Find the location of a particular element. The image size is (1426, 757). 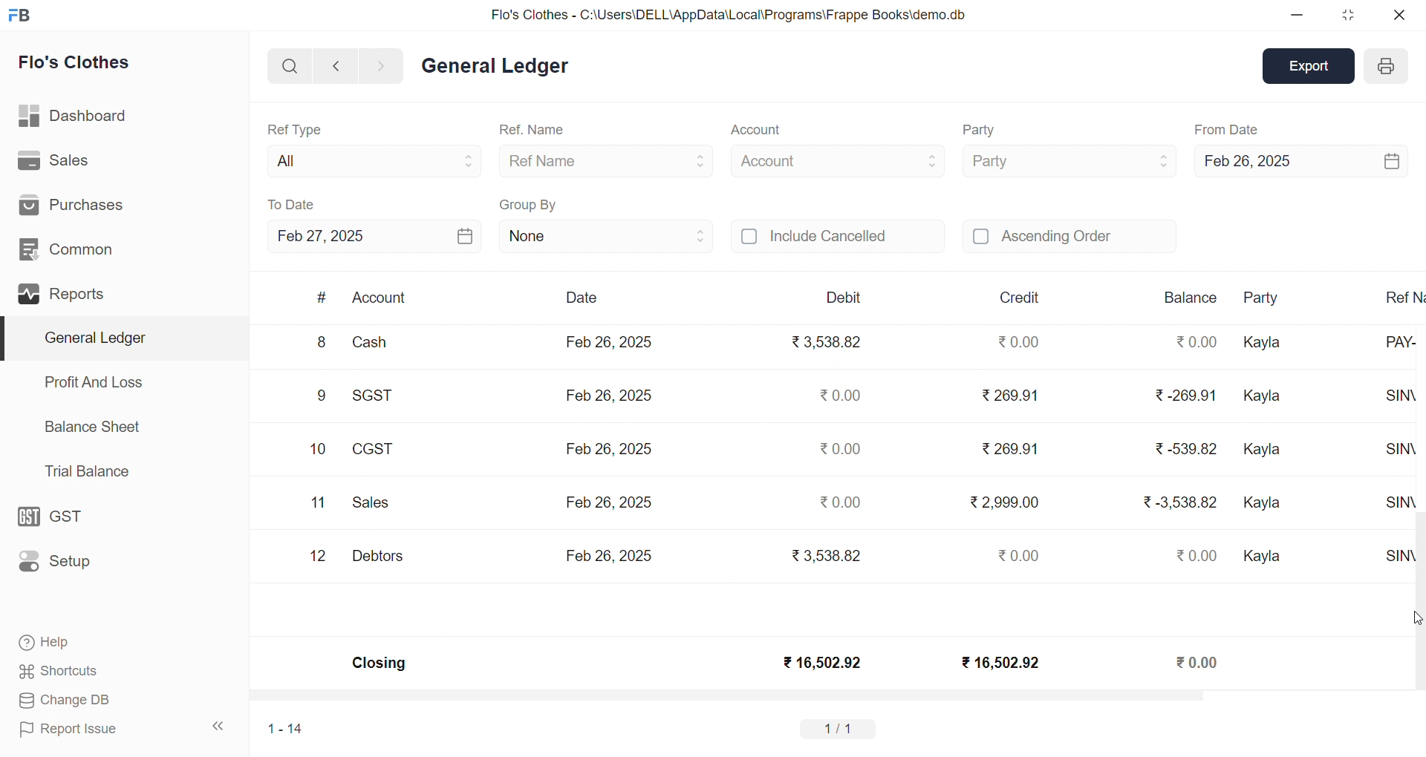

₹ -3,538.82 is located at coordinates (1180, 508).